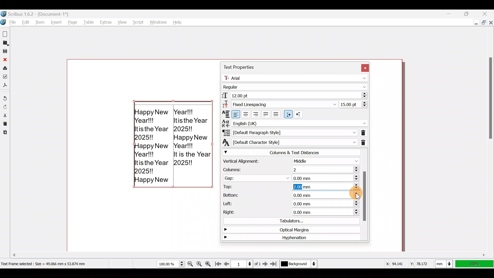 The width and height of the screenshot is (494, 278). What do you see at coordinates (210, 263) in the screenshot?
I see `Zoom in by the stepping value in tools preferences` at bounding box center [210, 263].